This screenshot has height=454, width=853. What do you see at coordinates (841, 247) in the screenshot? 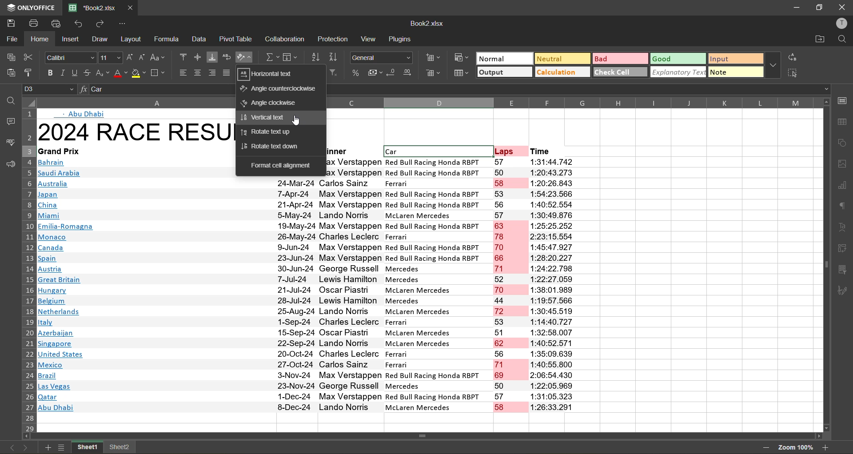
I see `pivot table` at bounding box center [841, 247].